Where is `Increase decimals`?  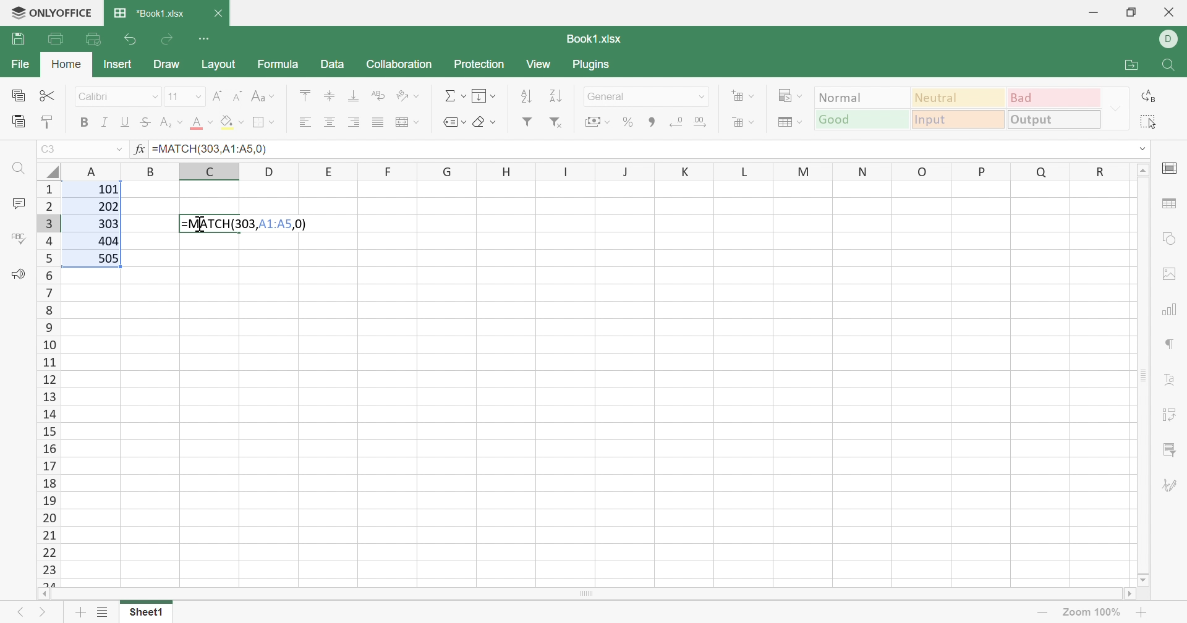
Increase decimals is located at coordinates (704, 122).